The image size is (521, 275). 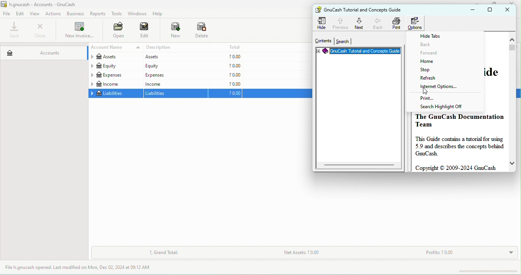 I want to click on bussiness, so click(x=76, y=14).